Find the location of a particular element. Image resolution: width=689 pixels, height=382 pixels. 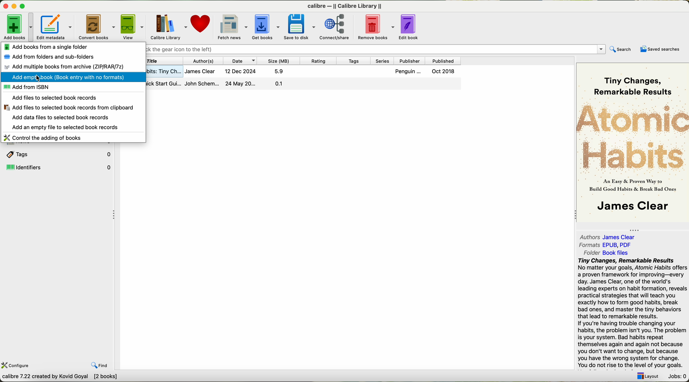

find is located at coordinates (100, 366).